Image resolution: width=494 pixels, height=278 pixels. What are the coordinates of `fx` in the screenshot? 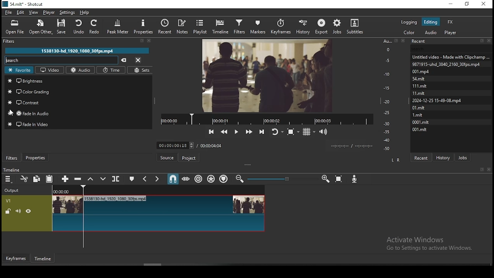 It's located at (453, 22).